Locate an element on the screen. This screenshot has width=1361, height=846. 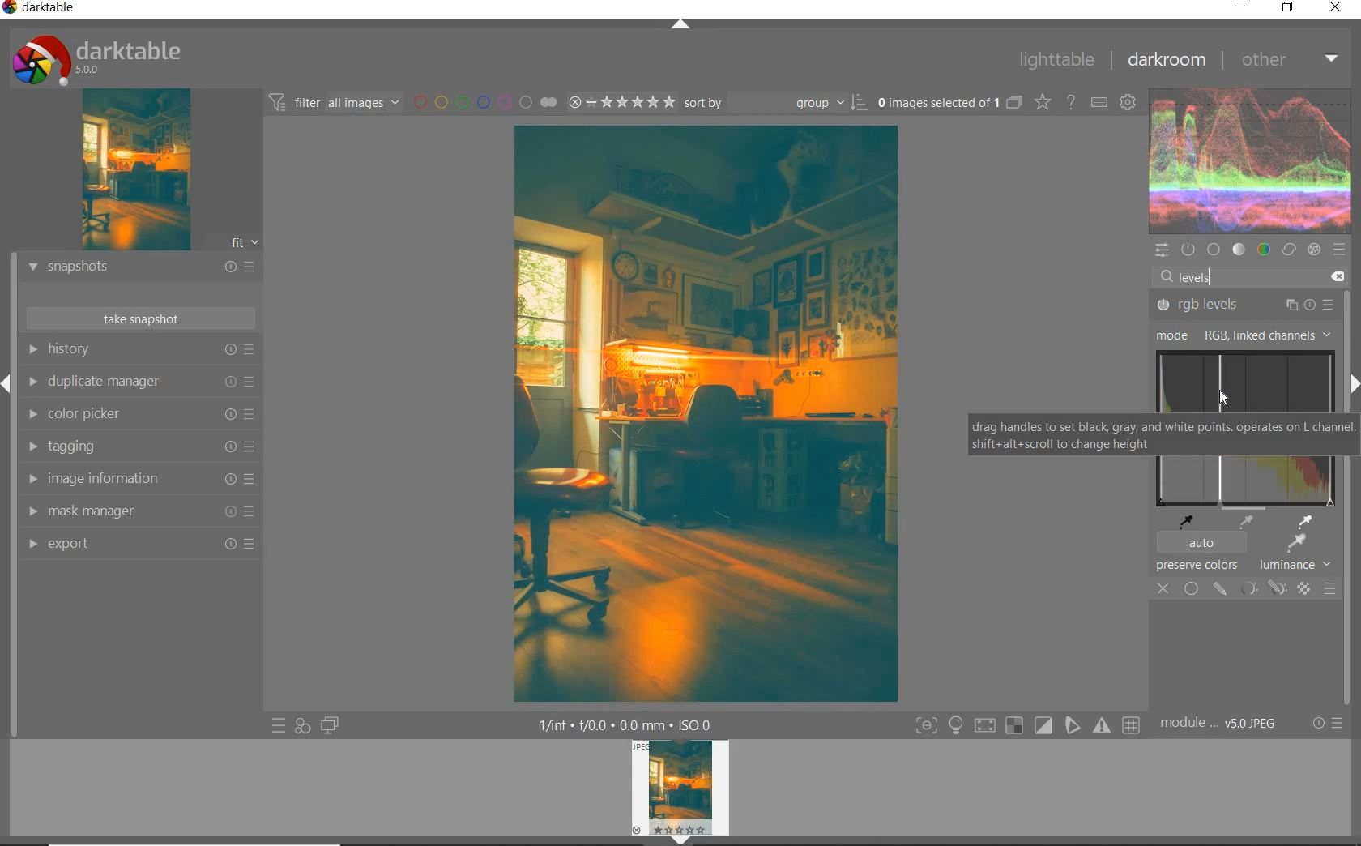
darkroom is located at coordinates (1169, 61).